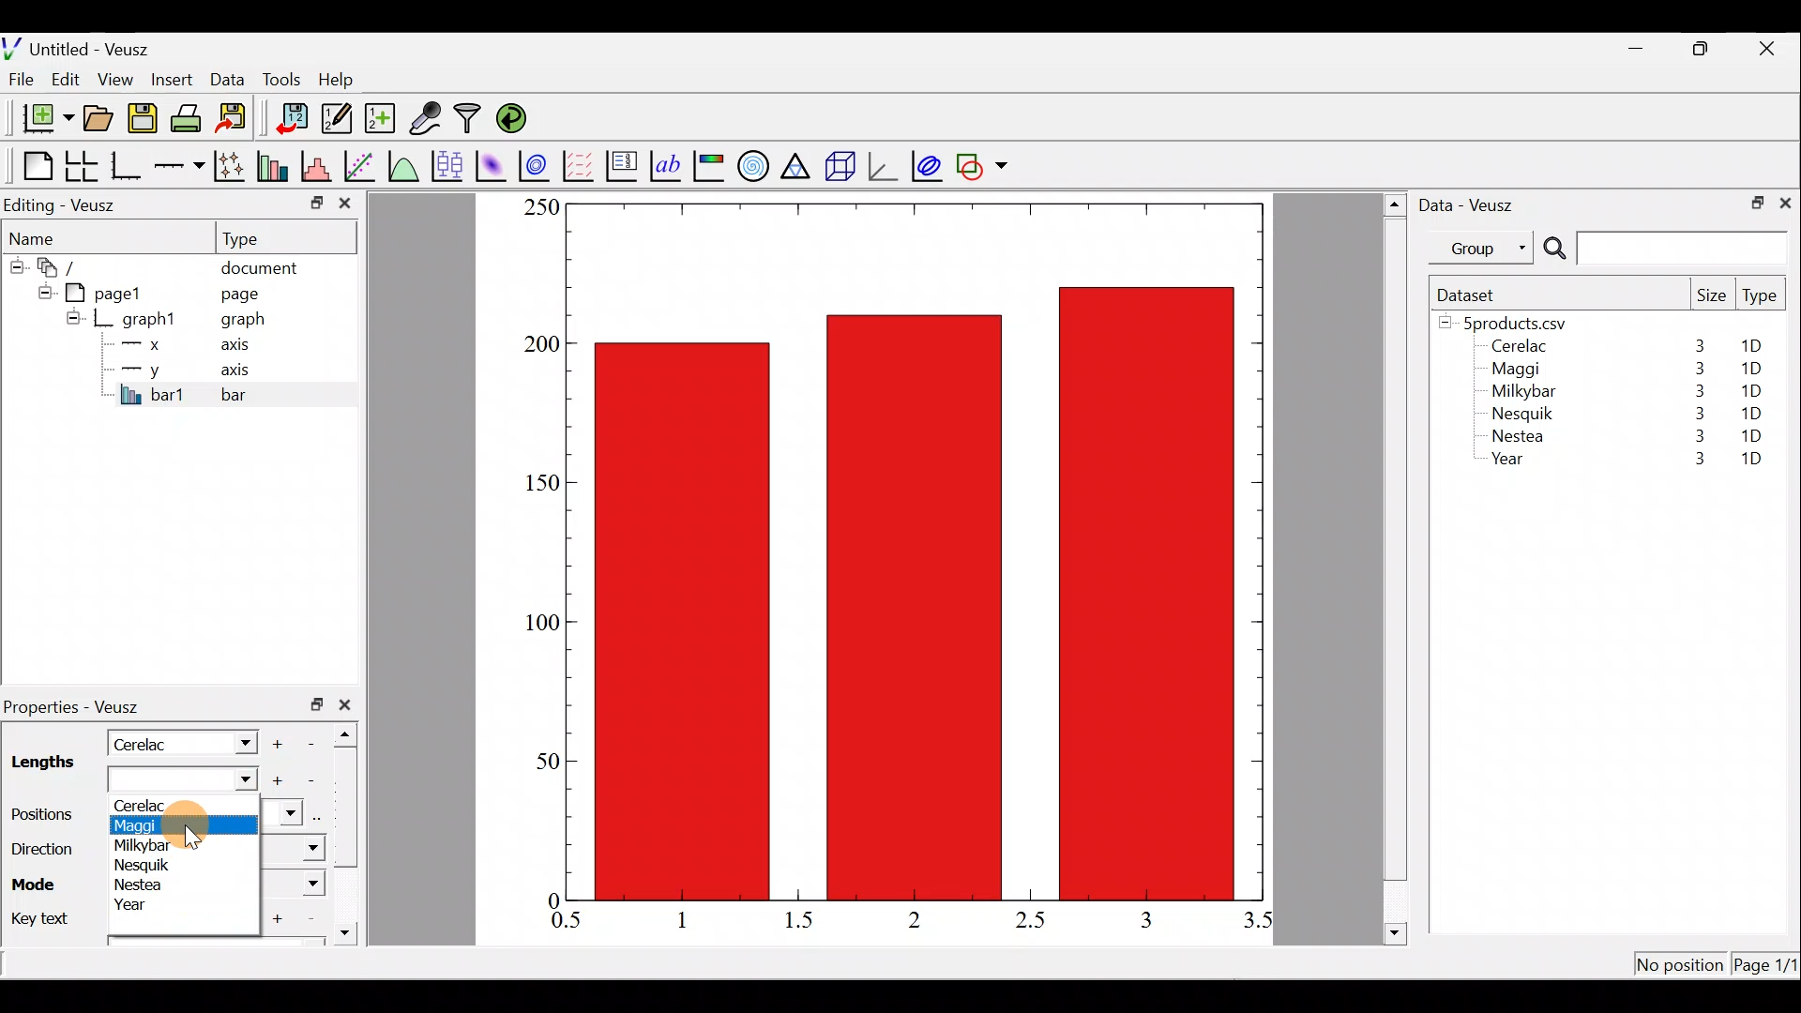 The width and height of the screenshot is (1801, 1013). I want to click on Histogram of a dataset, so click(322, 167).